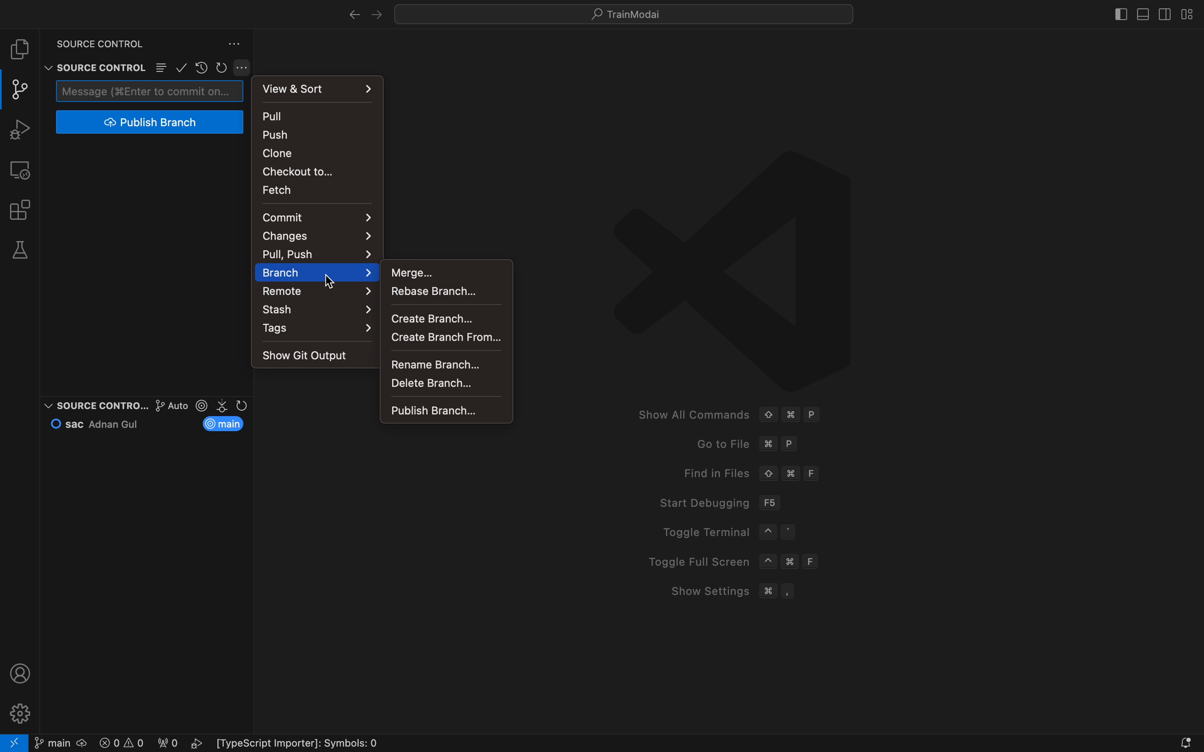 The height and width of the screenshot is (752, 1204). I want to click on git branch, so click(60, 743).